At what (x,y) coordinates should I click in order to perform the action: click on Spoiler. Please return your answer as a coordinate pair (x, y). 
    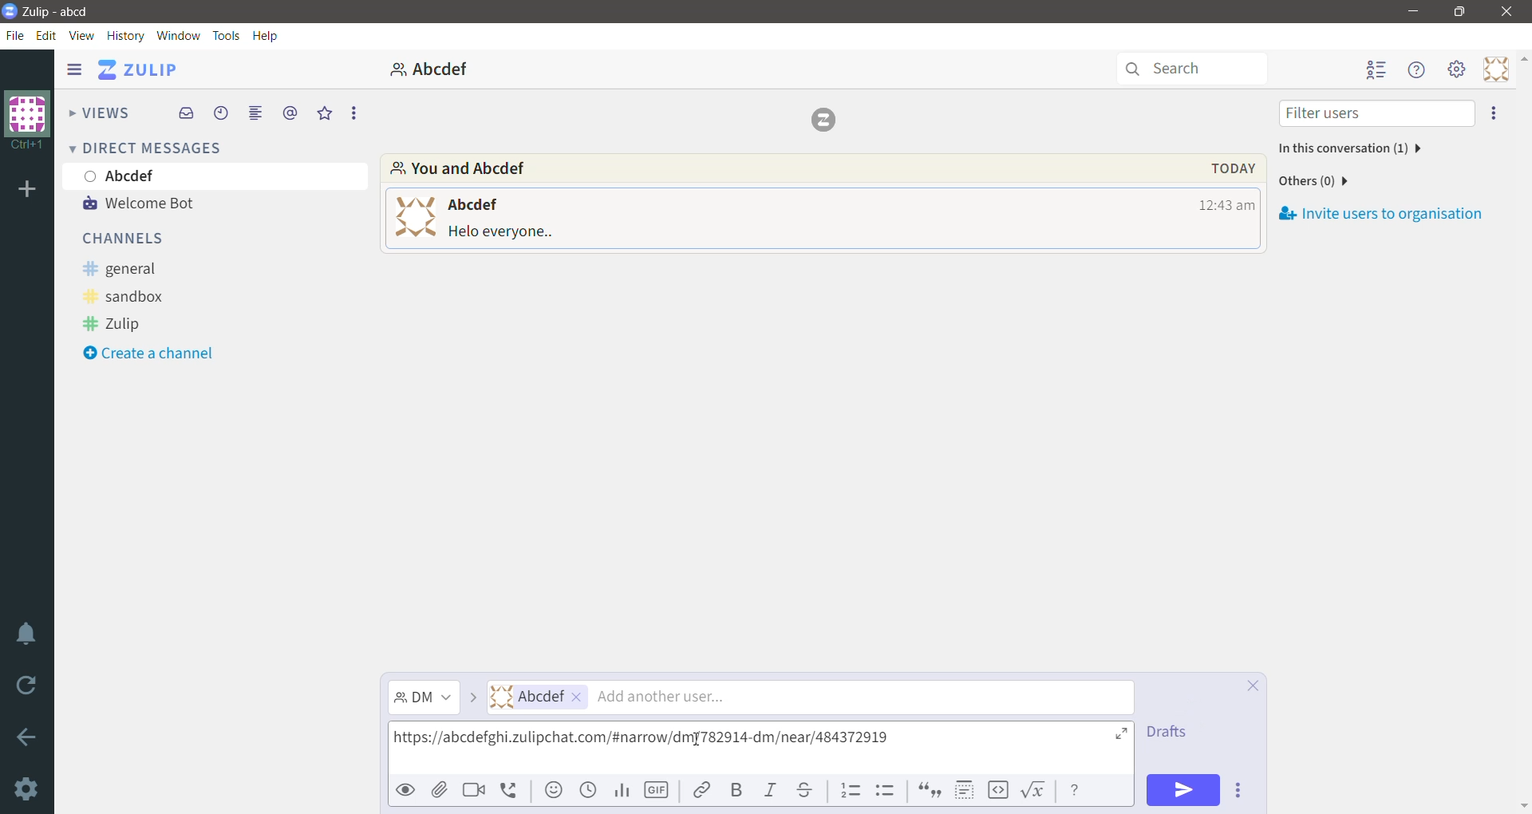
    Looking at the image, I should click on (965, 790).